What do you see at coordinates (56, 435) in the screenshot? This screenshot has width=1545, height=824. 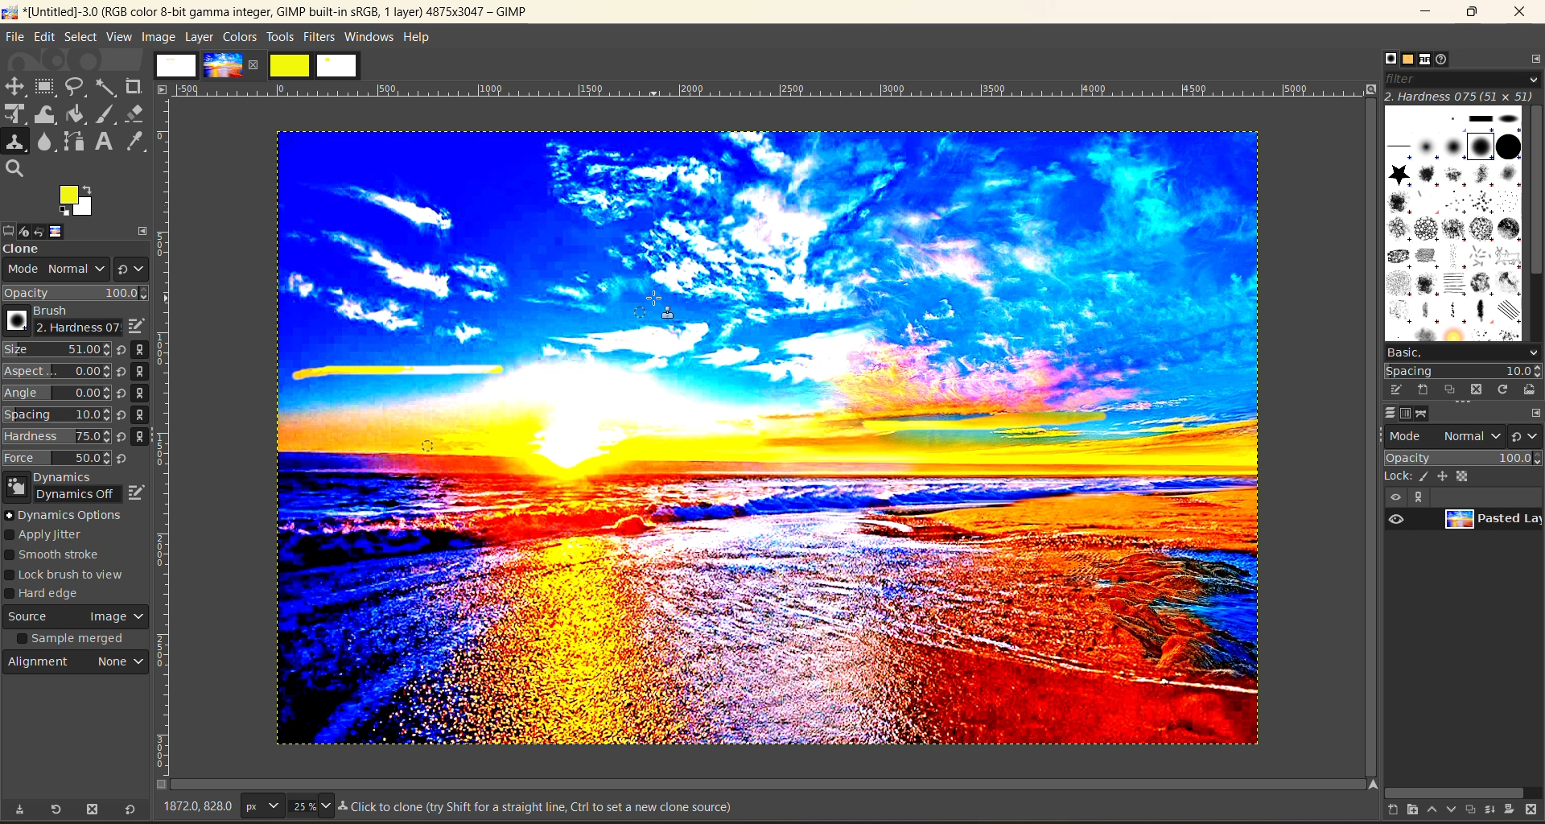 I see `[Hardness 75.0` at bounding box center [56, 435].